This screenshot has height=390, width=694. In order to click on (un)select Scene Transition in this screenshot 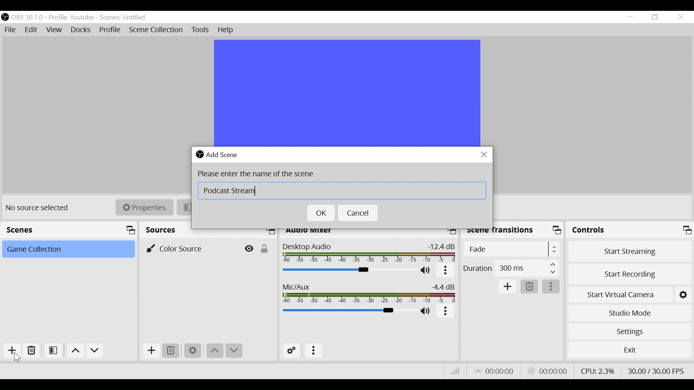, I will do `click(510, 249)`.